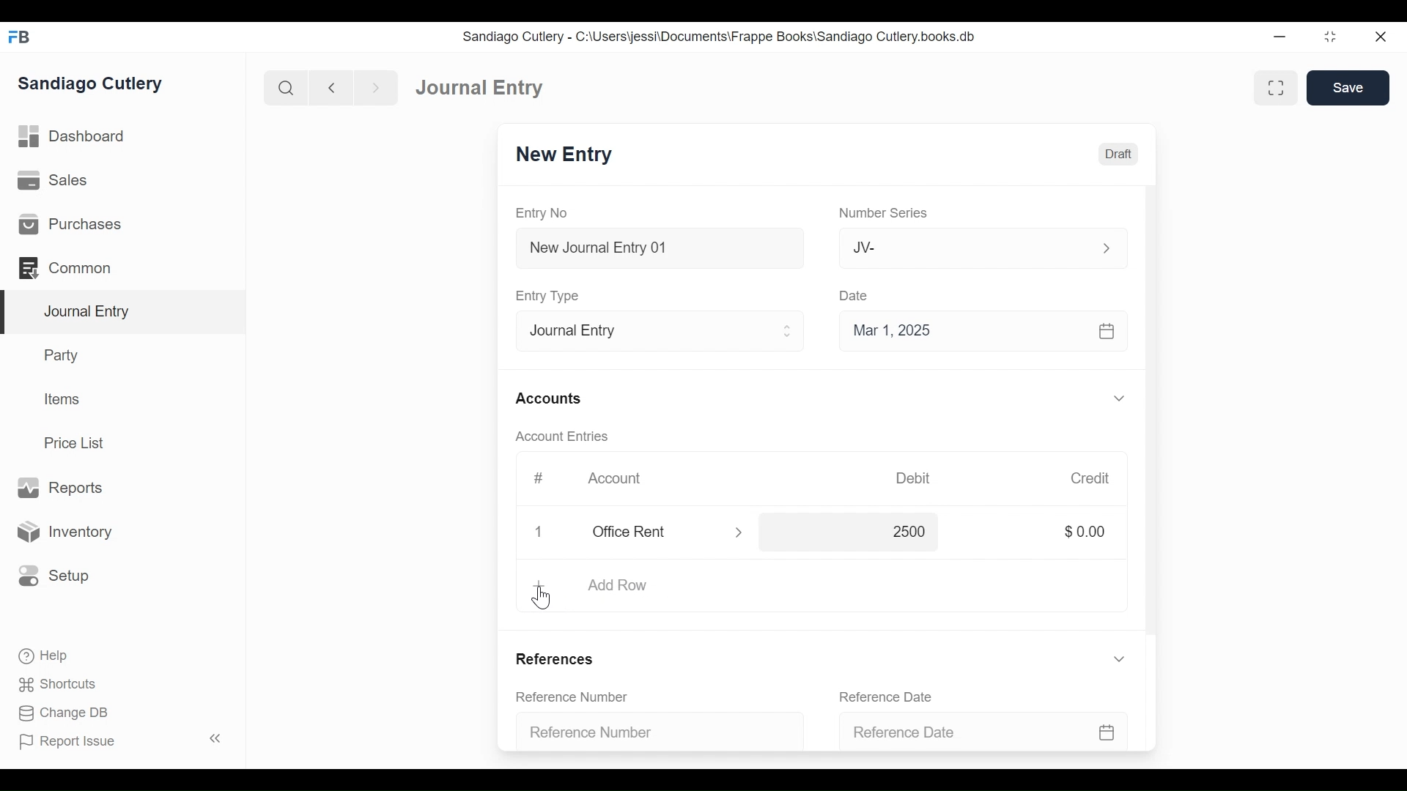 This screenshot has width=1407, height=791. I want to click on expand/collapse, so click(1118, 658).